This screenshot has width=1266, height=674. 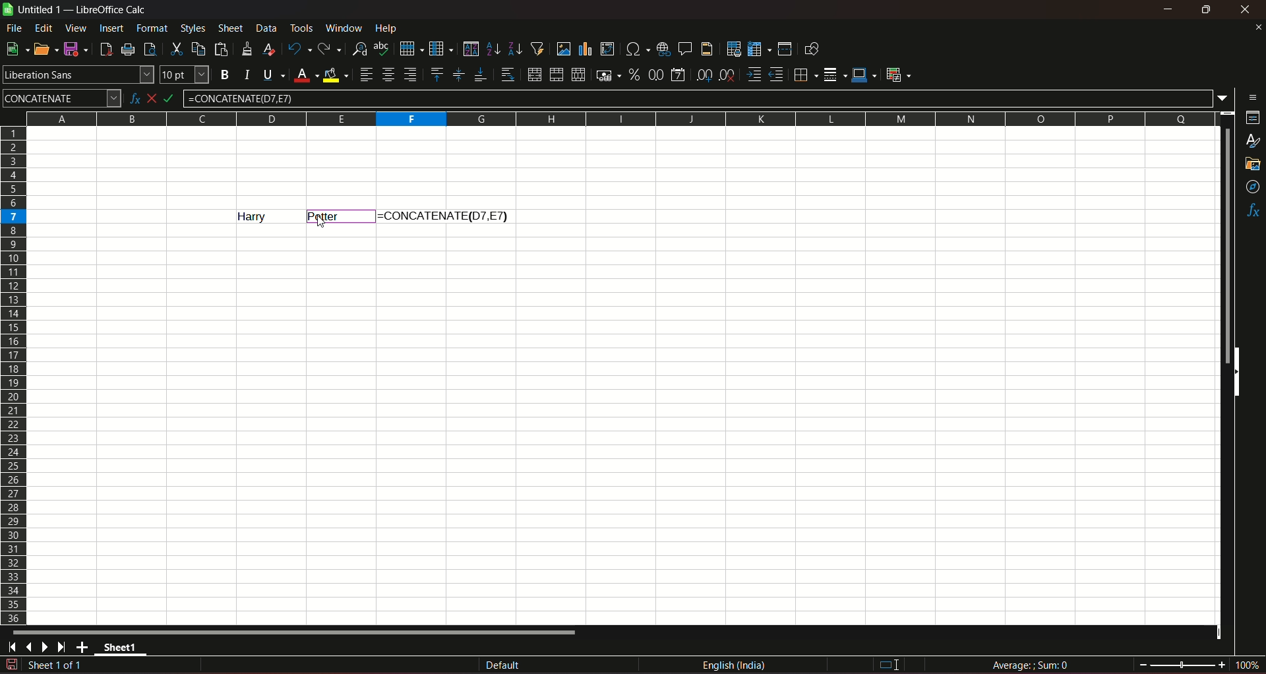 What do you see at coordinates (306, 76) in the screenshot?
I see `font color` at bounding box center [306, 76].